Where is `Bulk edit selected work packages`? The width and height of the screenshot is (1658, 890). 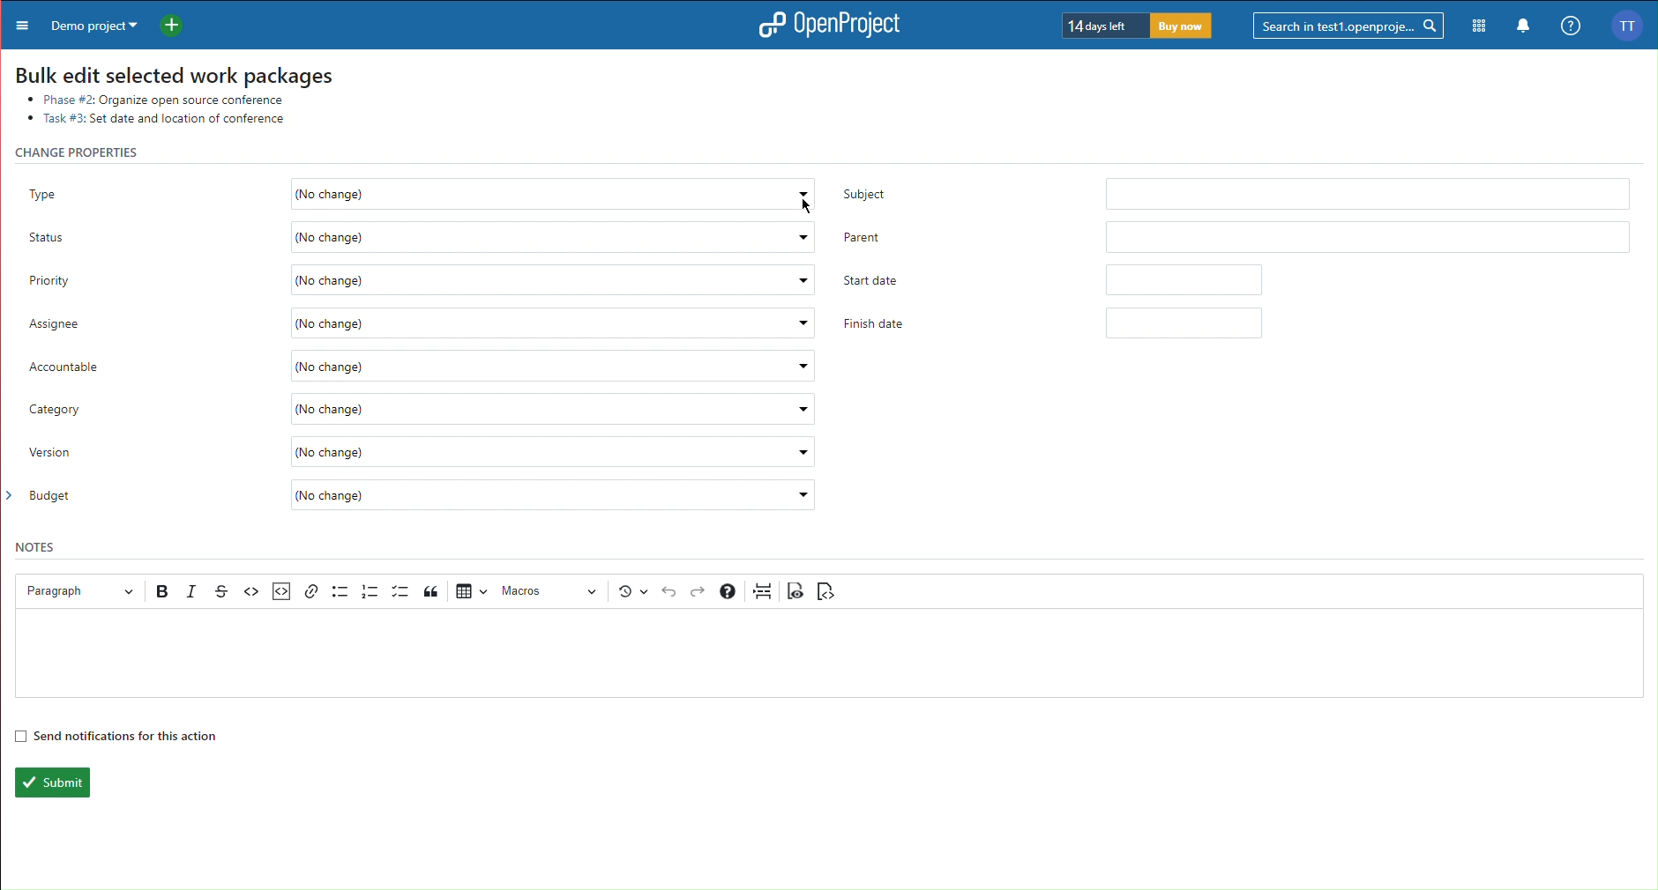
Bulk edit selected work packages is located at coordinates (174, 71).